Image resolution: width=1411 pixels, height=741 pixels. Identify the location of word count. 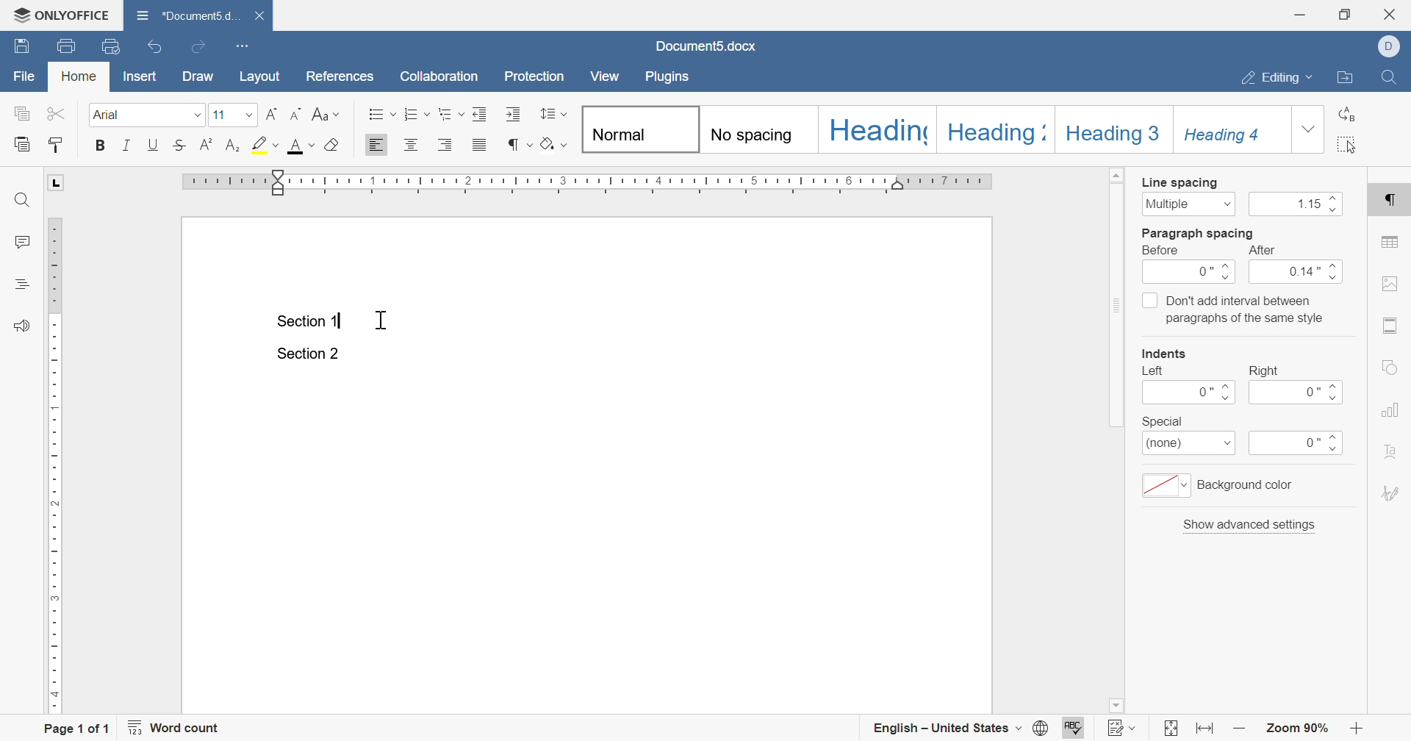
(177, 727).